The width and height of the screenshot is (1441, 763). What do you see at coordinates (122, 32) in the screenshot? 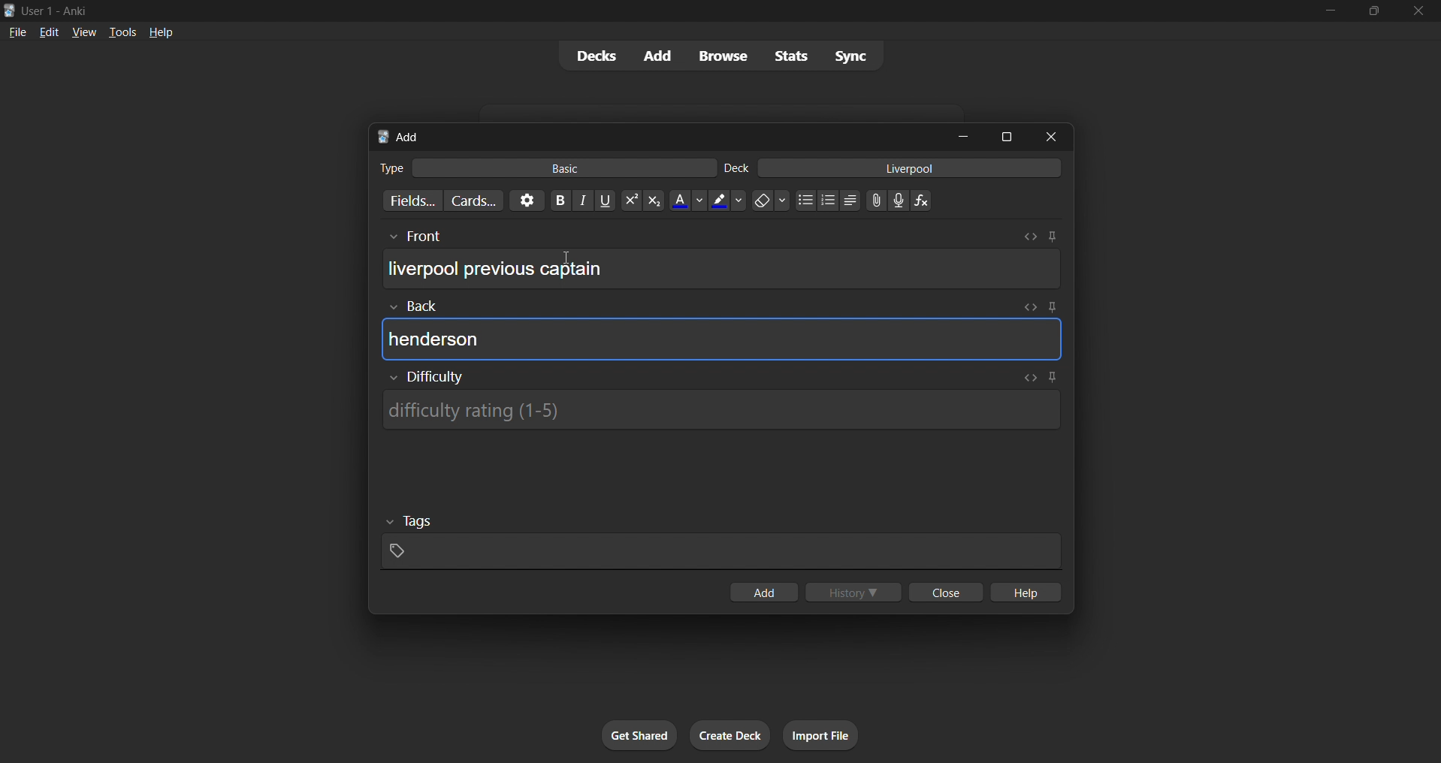
I see `tools` at bounding box center [122, 32].